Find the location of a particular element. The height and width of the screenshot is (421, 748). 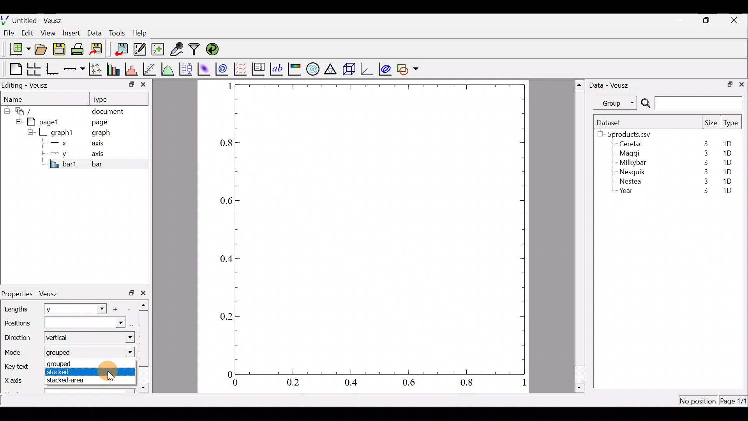

Type is located at coordinates (732, 125).